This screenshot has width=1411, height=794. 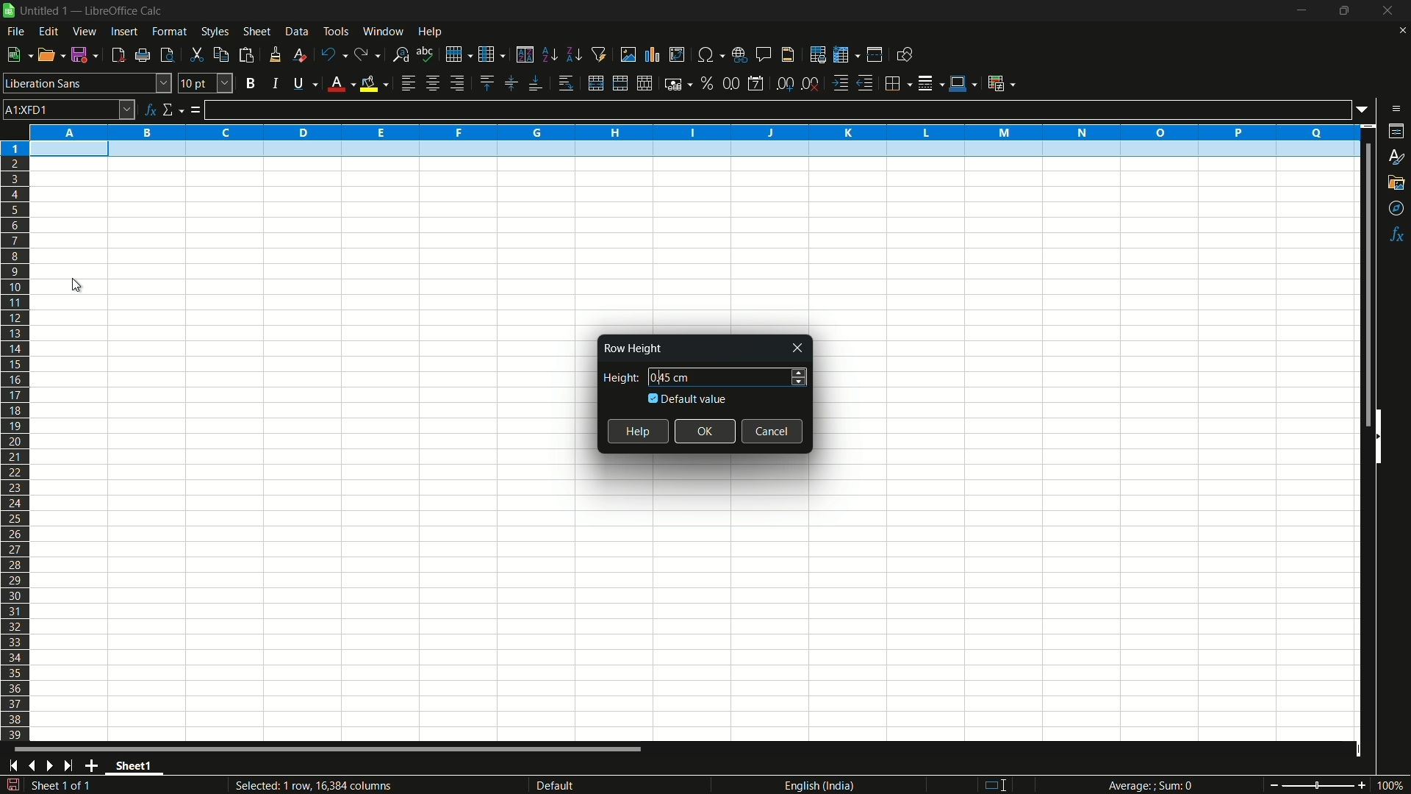 What do you see at coordinates (1397, 182) in the screenshot?
I see `gallery` at bounding box center [1397, 182].